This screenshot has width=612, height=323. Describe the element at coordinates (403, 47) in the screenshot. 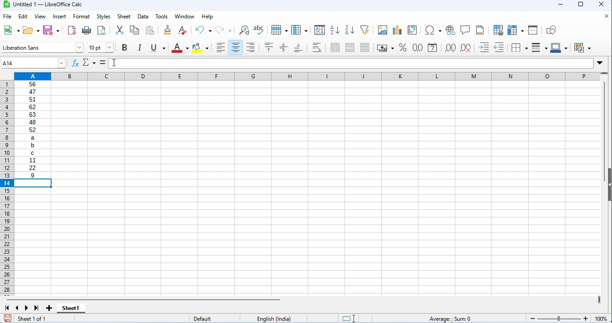

I see `format as percent` at that location.